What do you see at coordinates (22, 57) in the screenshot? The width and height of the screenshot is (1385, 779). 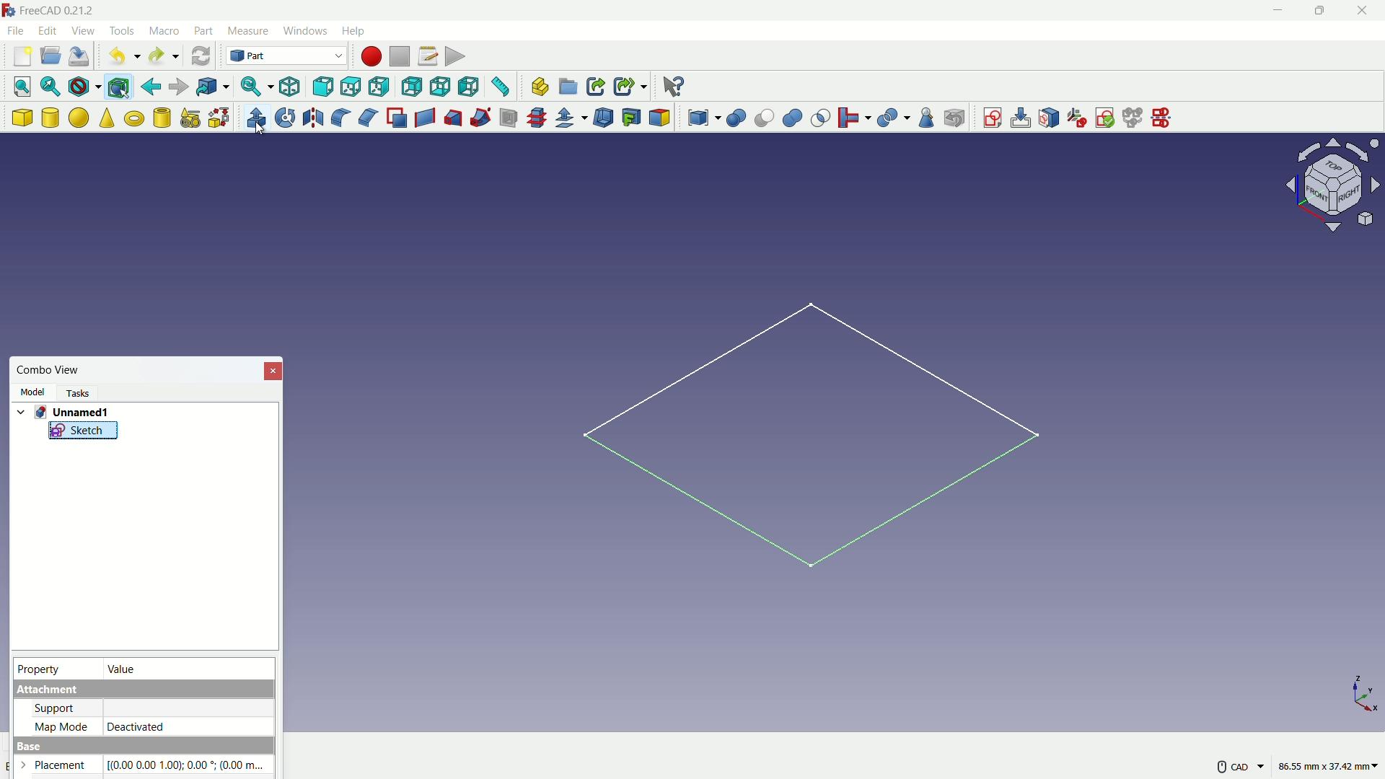 I see `new file` at bounding box center [22, 57].